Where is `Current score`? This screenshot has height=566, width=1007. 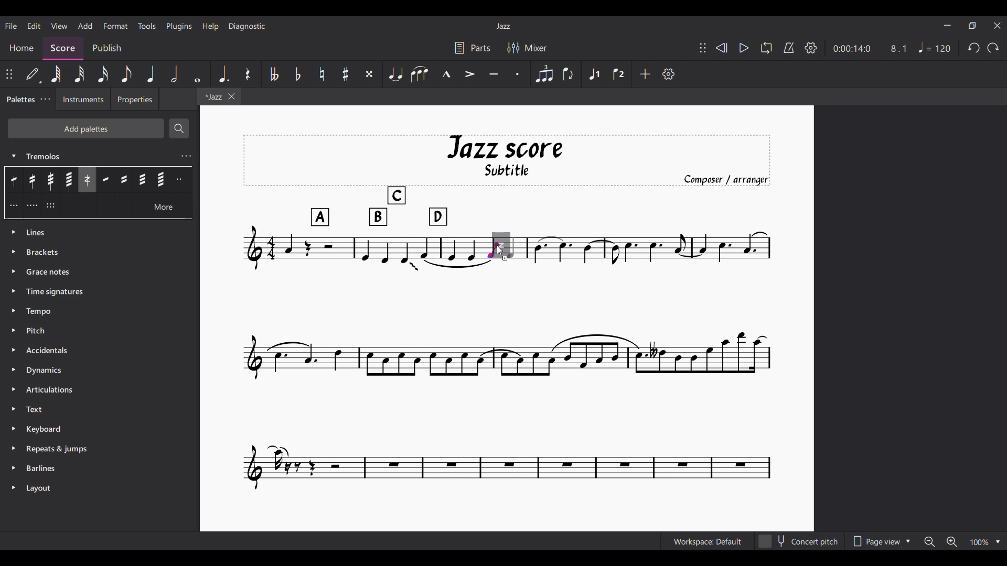 Current score is located at coordinates (642, 246).